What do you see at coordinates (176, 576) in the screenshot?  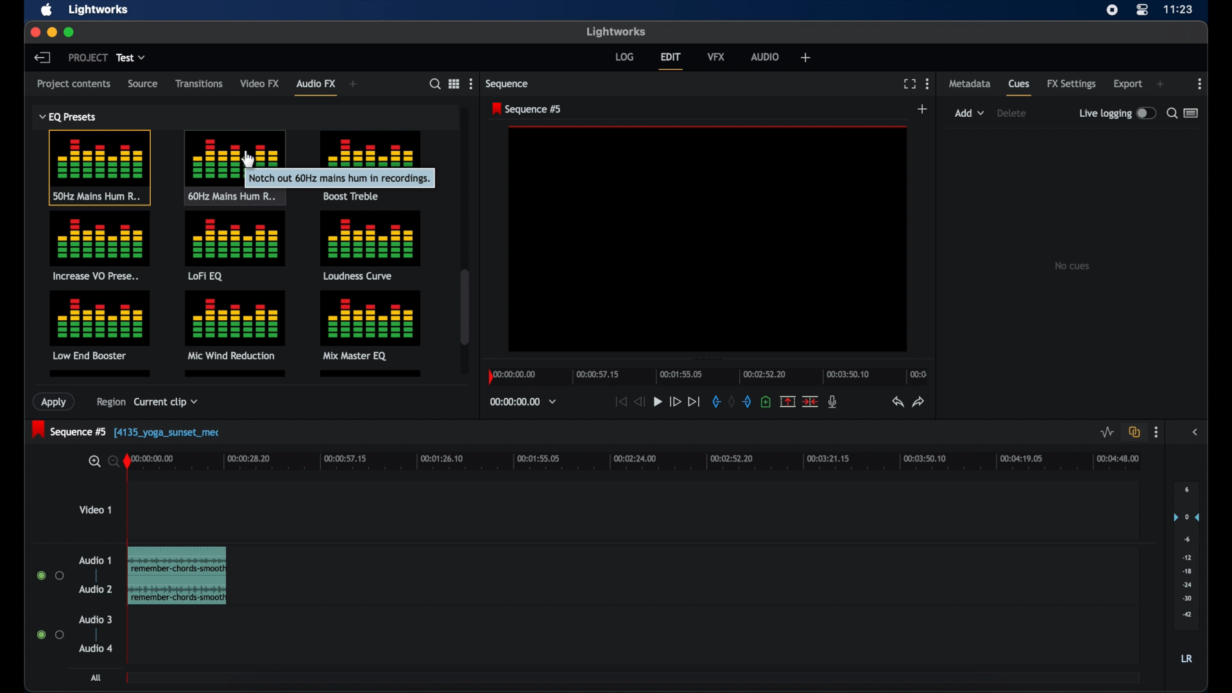 I see `video clip` at bounding box center [176, 576].